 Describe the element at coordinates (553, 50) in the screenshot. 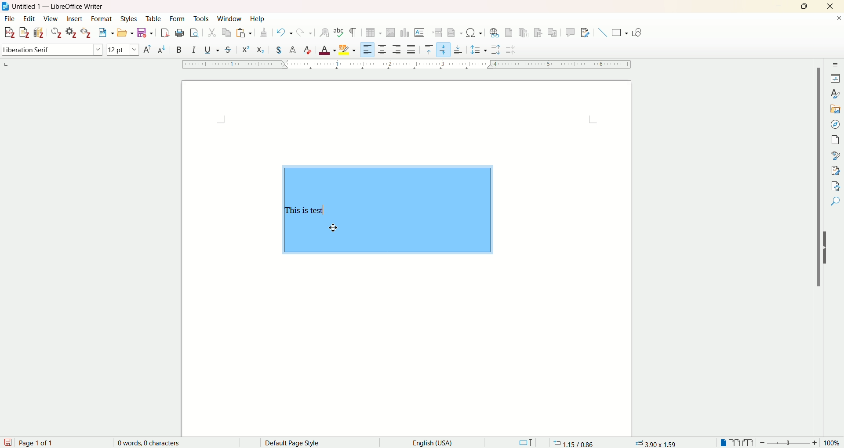

I see `group` at that location.